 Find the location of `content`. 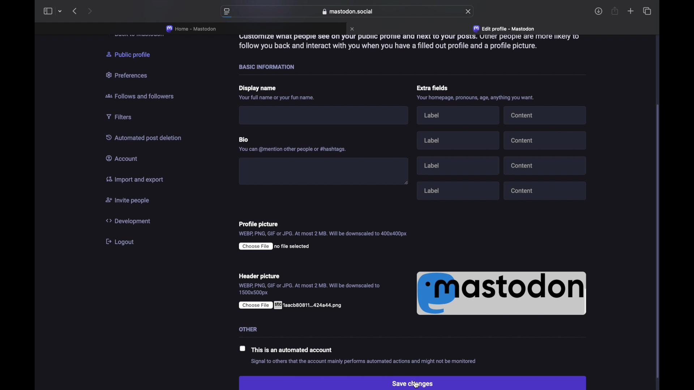

content is located at coordinates (546, 139).